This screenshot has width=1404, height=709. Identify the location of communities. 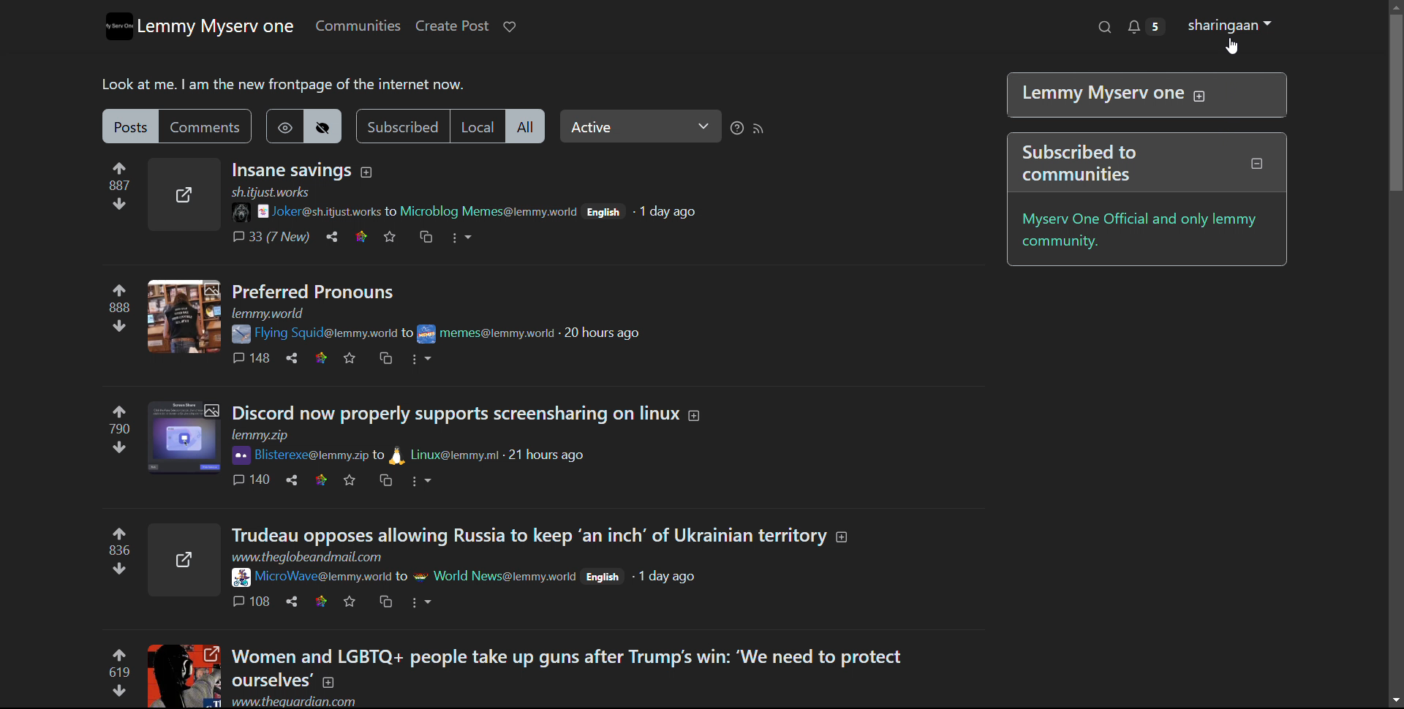
(357, 27).